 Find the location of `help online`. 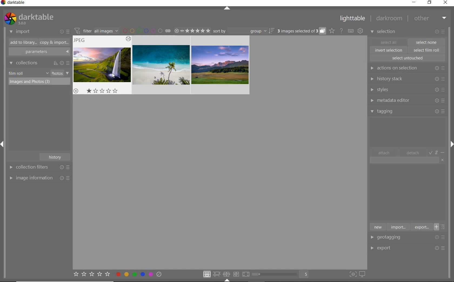

help online is located at coordinates (341, 31).